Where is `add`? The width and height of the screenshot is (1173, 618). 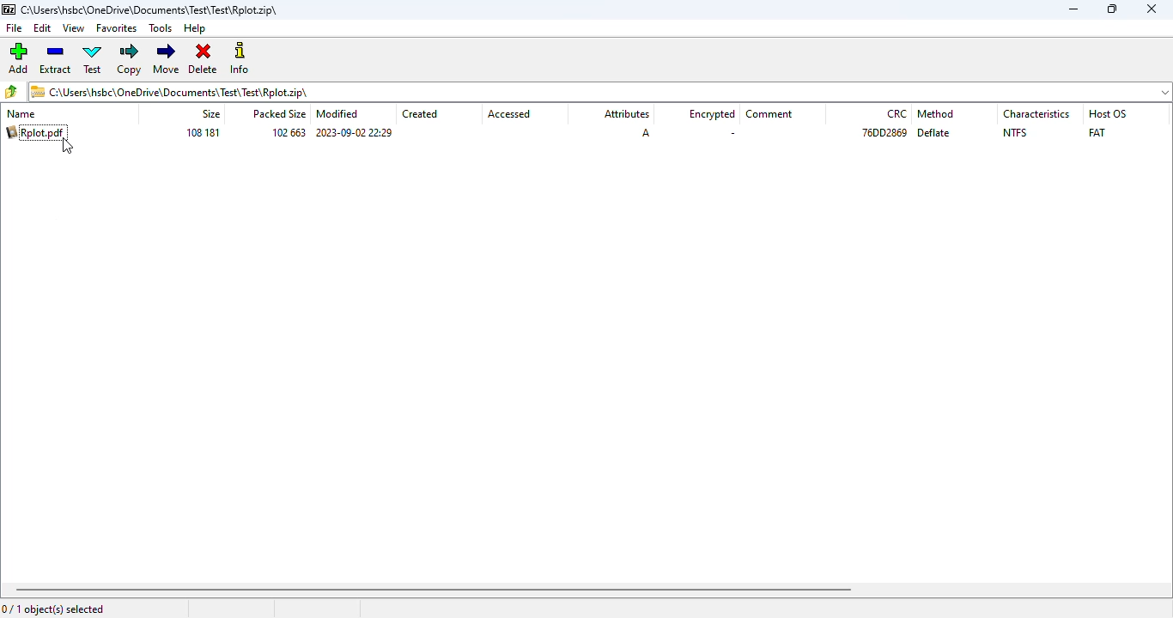 add is located at coordinates (19, 58).